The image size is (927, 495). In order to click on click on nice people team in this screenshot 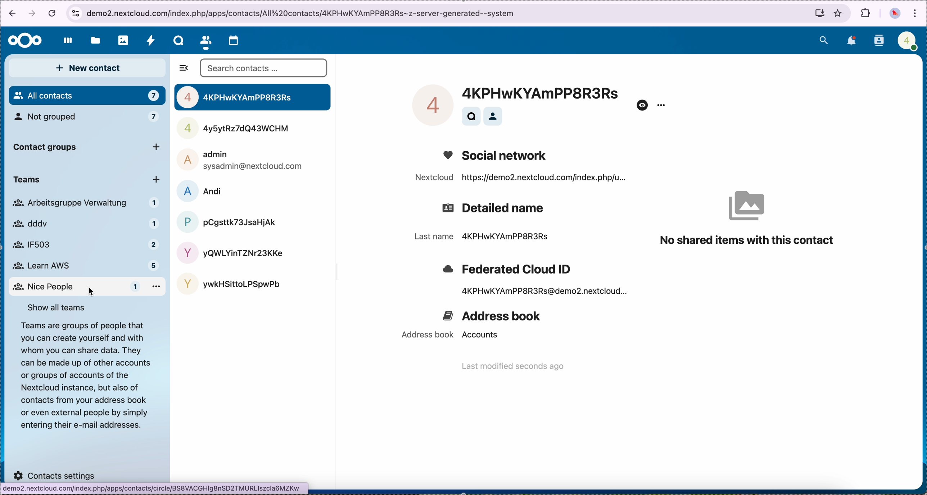, I will do `click(86, 287)`.